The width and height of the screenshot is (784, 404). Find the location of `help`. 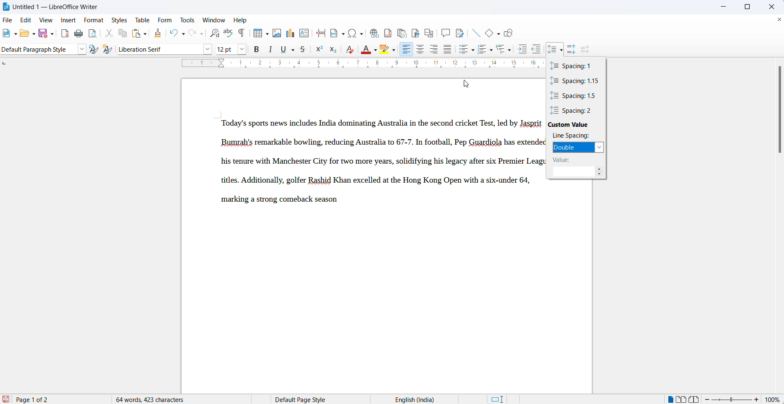

help is located at coordinates (244, 21).